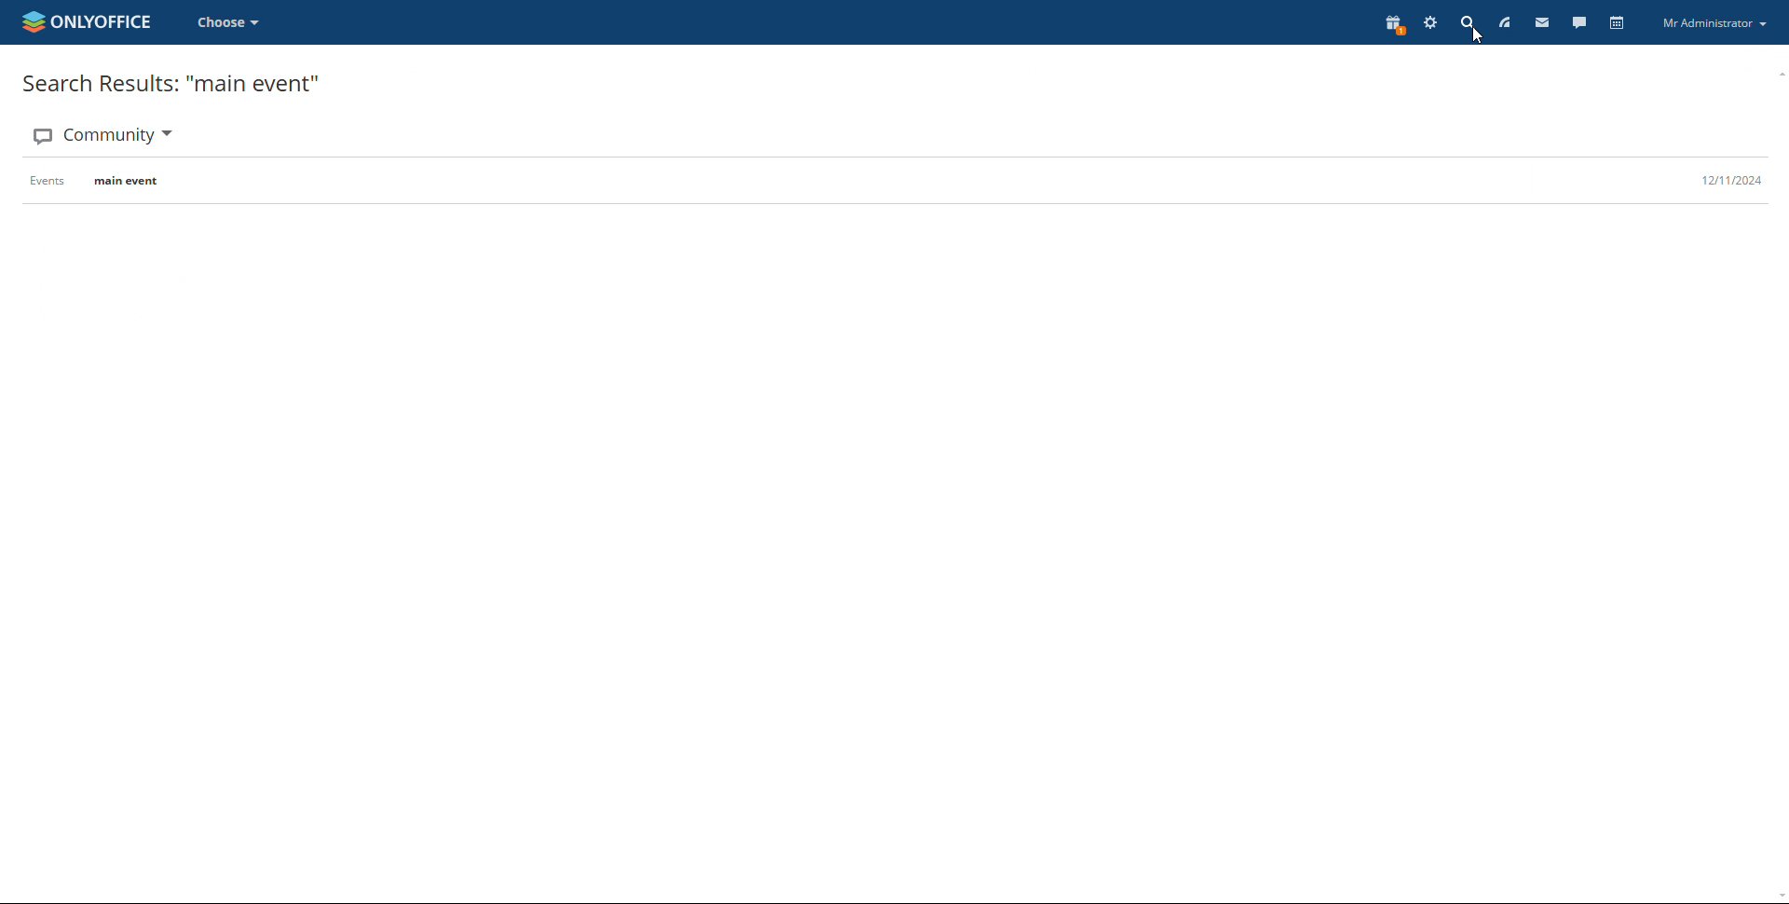 The width and height of the screenshot is (1789, 904). I want to click on events main event, so click(777, 180).